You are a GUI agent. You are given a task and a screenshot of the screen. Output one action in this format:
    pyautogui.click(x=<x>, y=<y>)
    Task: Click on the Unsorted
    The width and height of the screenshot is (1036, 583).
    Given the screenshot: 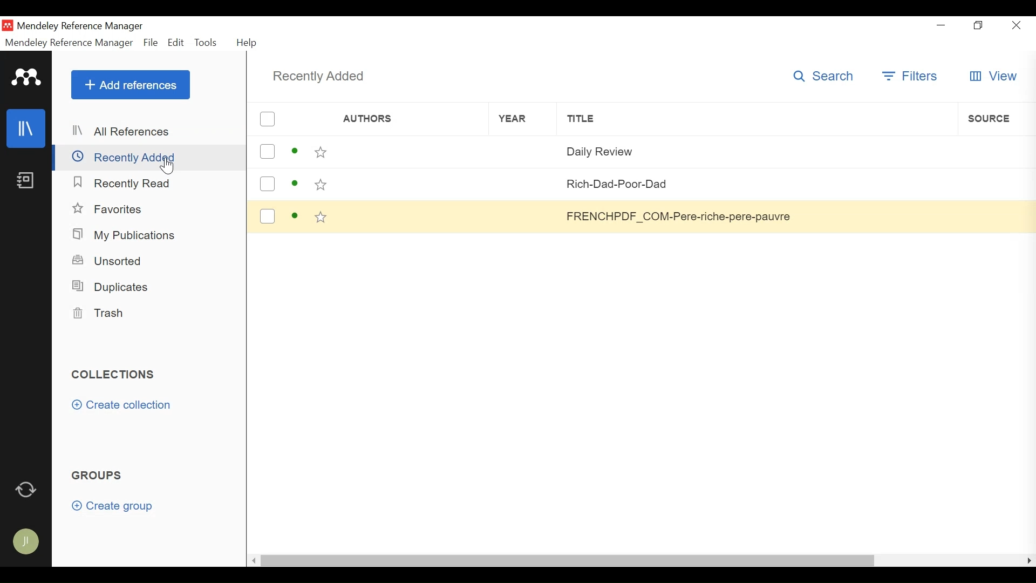 What is the action you would take?
    pyautogui.click(x=111, y=261)
    